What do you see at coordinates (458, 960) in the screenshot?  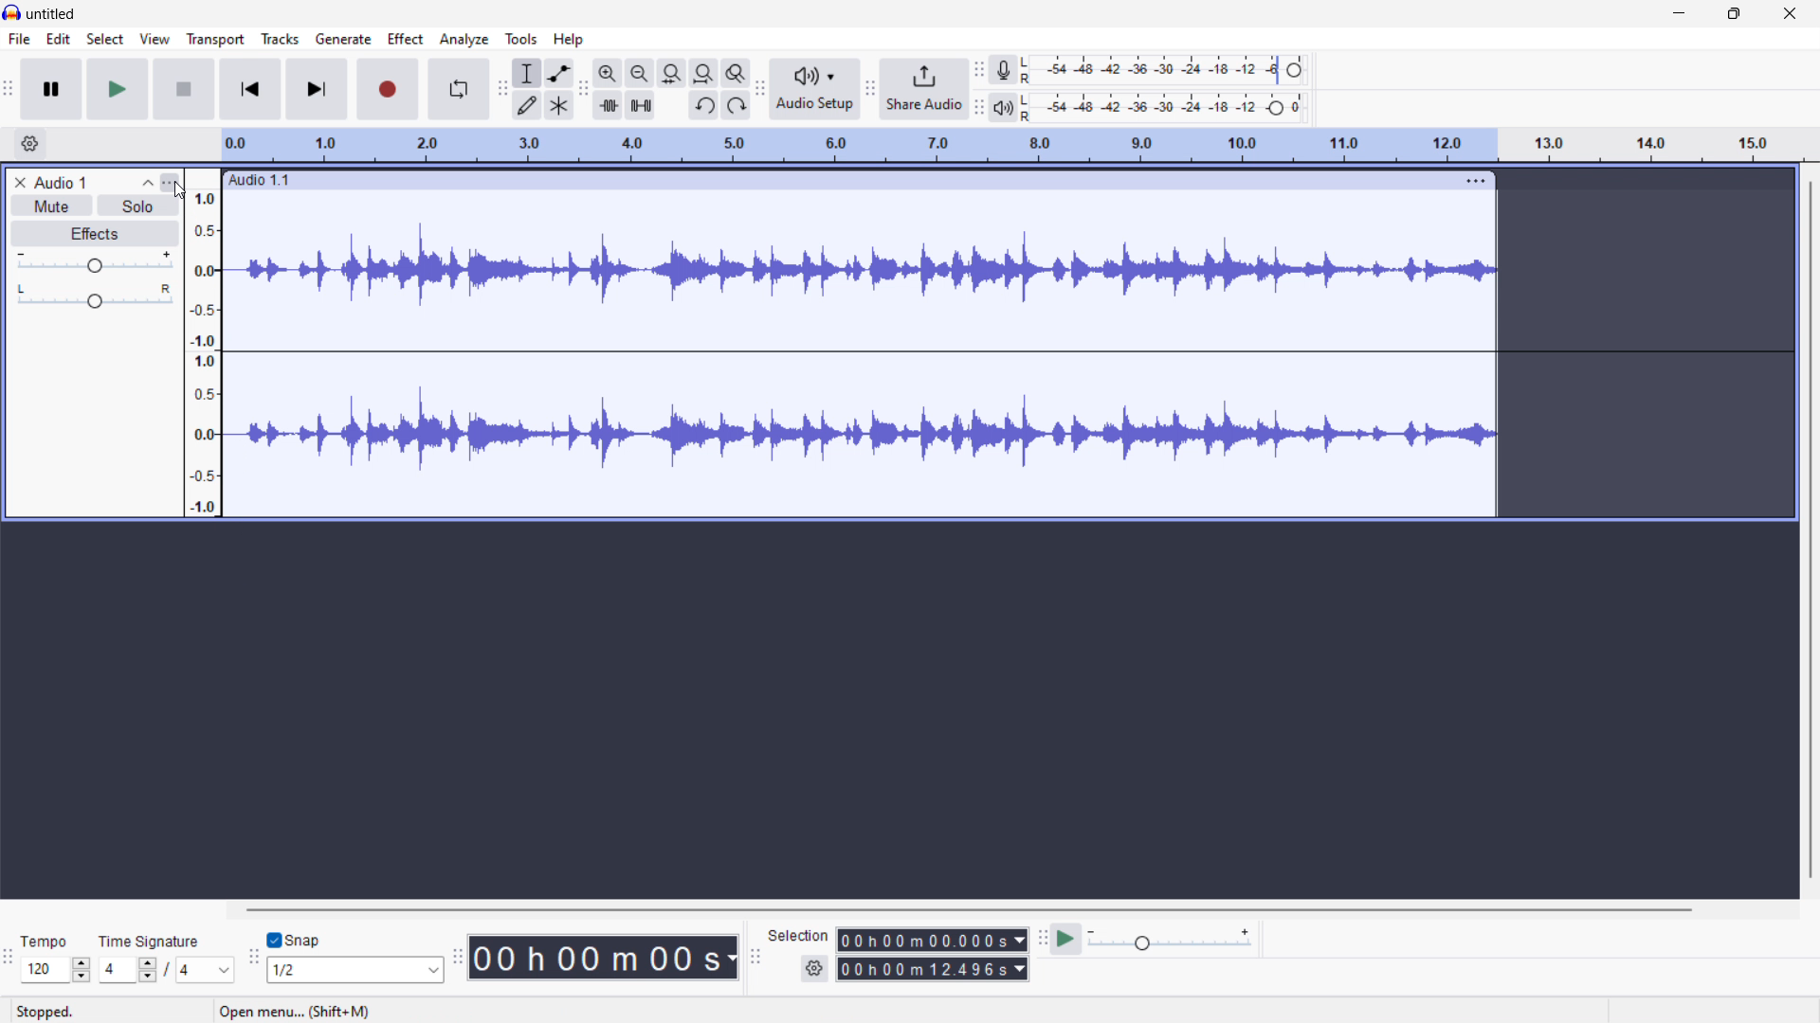 I see `time toolbar` at bounding box center [458, 960].